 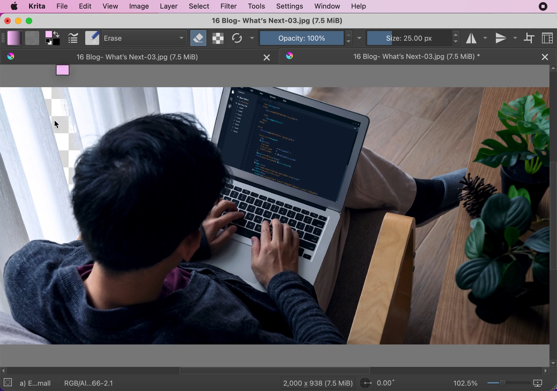 What do you see at coordinates (200, 6) in the screenshot?
I see `select` at bounding box center [200, 6].